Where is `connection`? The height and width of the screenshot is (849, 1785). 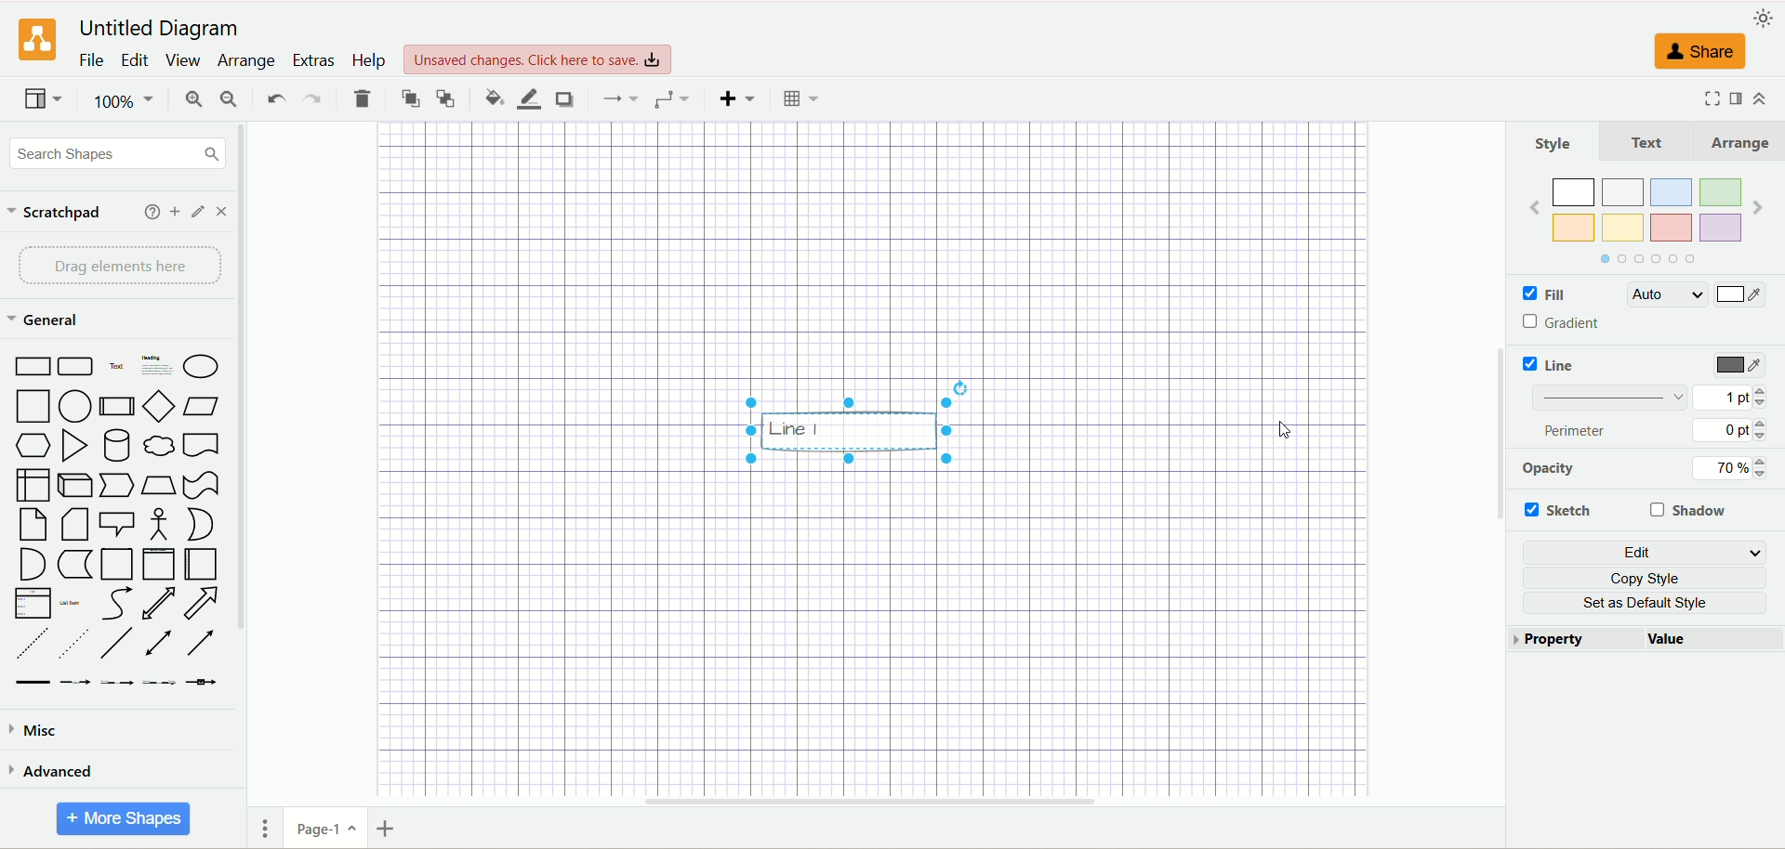 connection is located at coordinates (617, 97).